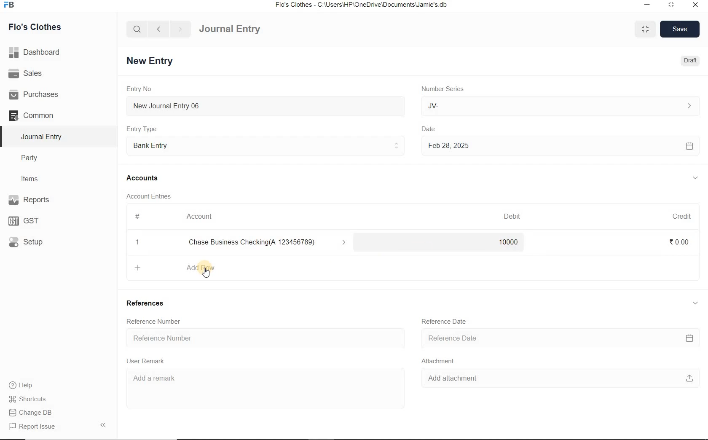 The height and width of the screenshot is (440, 708). Describe the element at coordinates (440, 362) in the screenshot. I see `Attachment` at that location.